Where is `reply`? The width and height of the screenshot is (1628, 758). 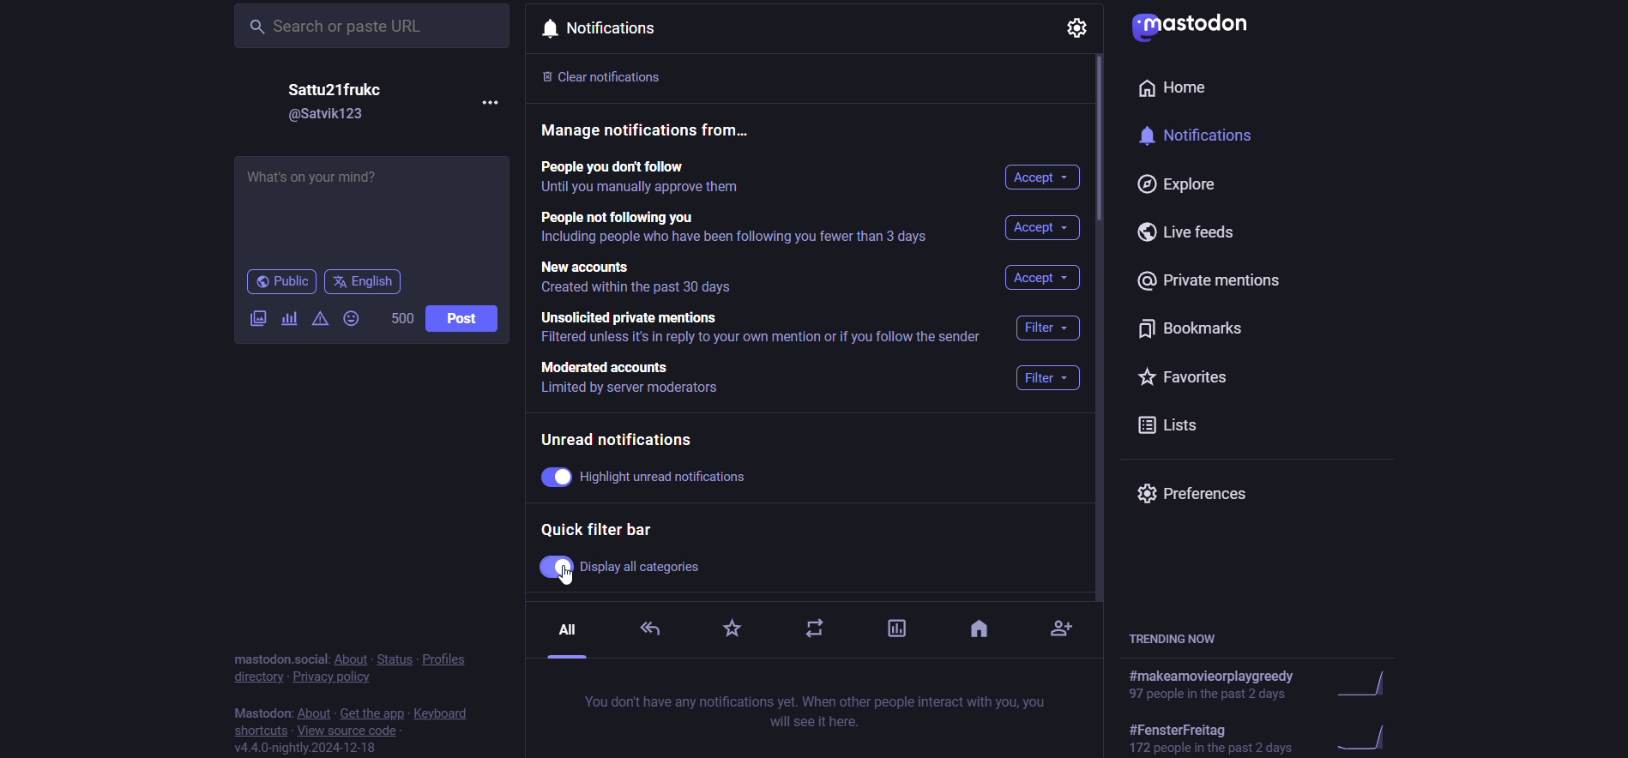
reply is located at coordinates (650, 627).